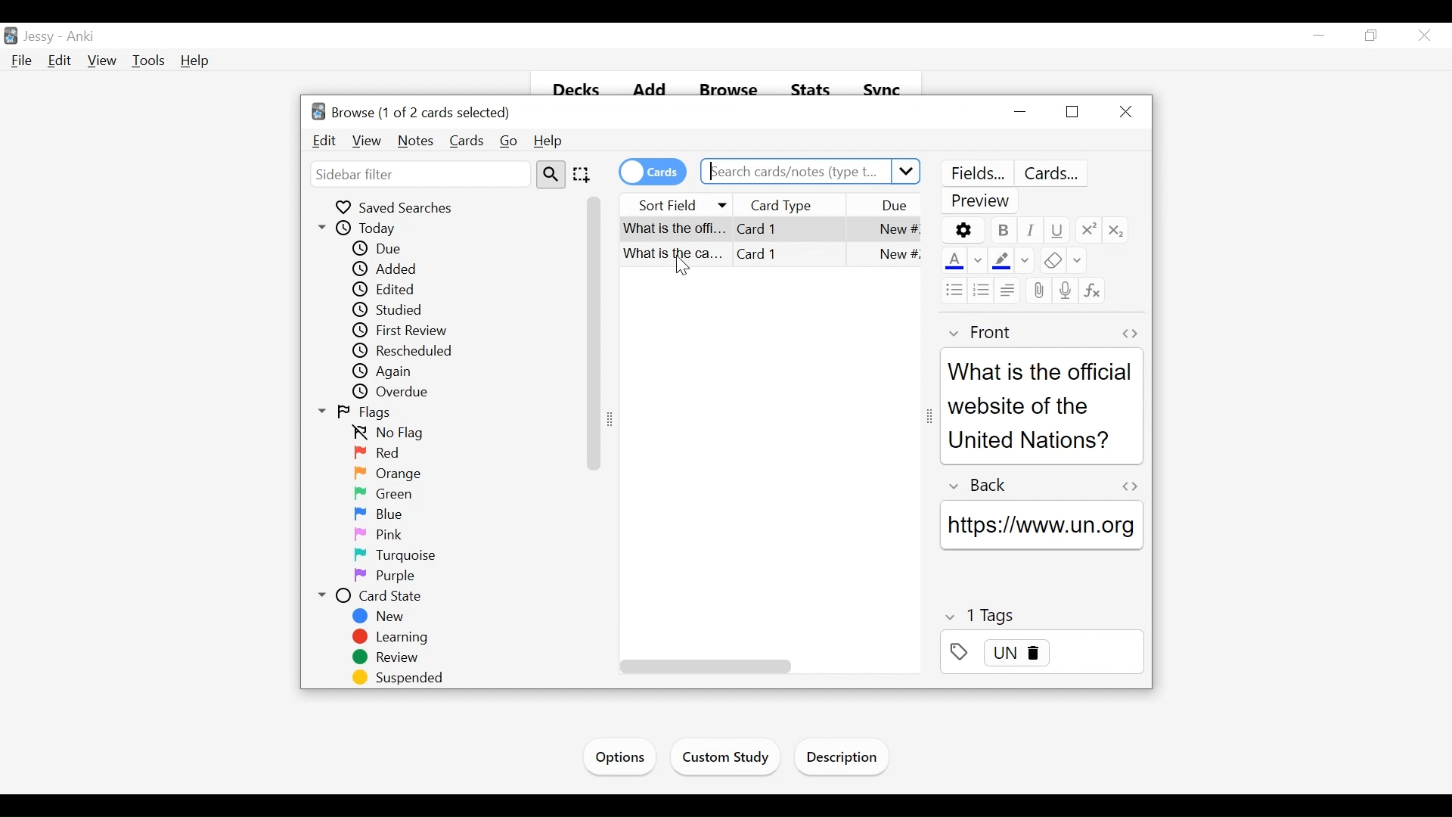 The width and height of the screenshot is (1452, 817). What do you see at coordinates (467, 141) in the screenshot?
I see `Cards` at bounding box center [467, 141].